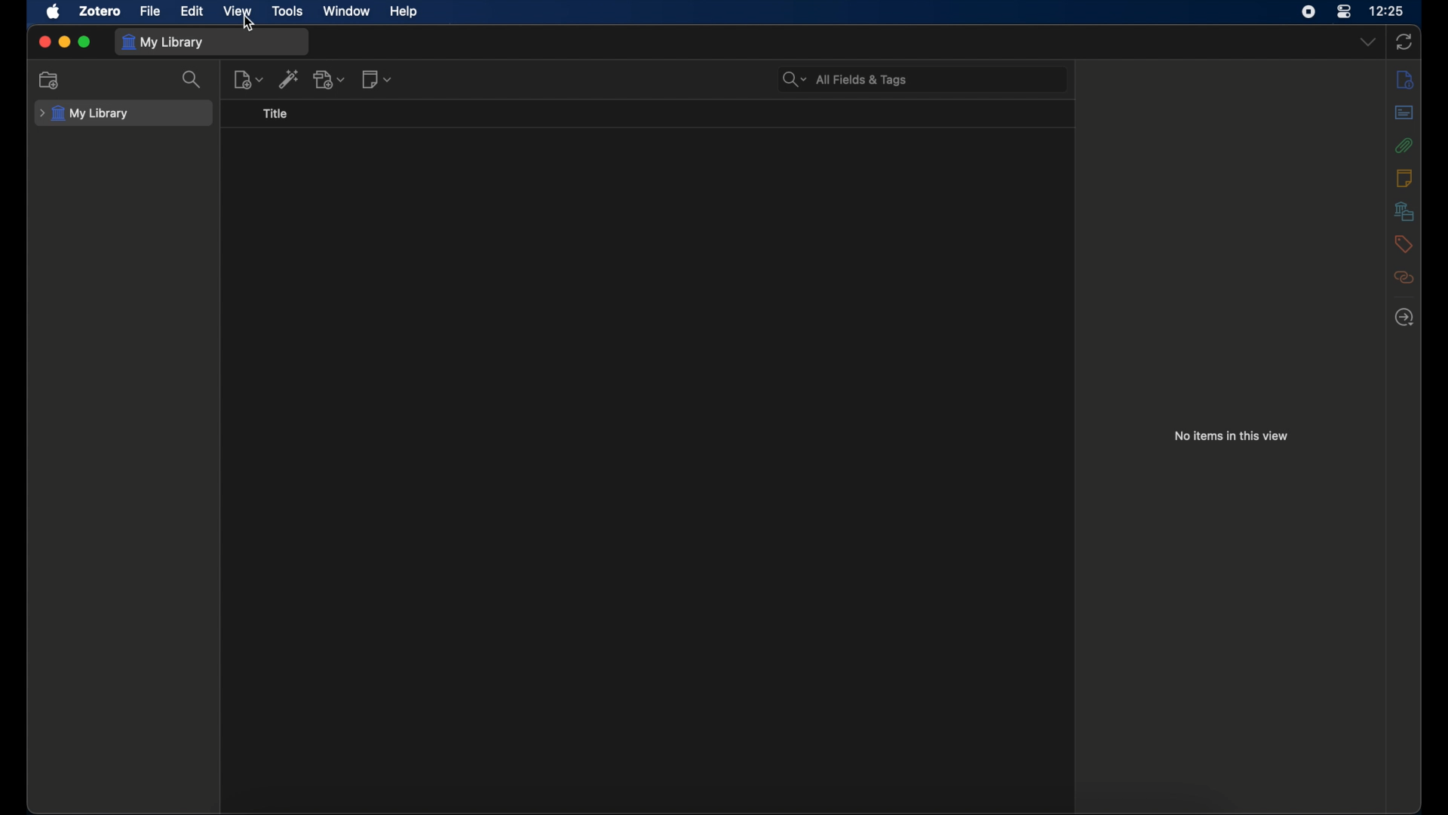  Describe the element at coordinates (1311, 11) in the screenshot. I see `screen recorder` at that location.